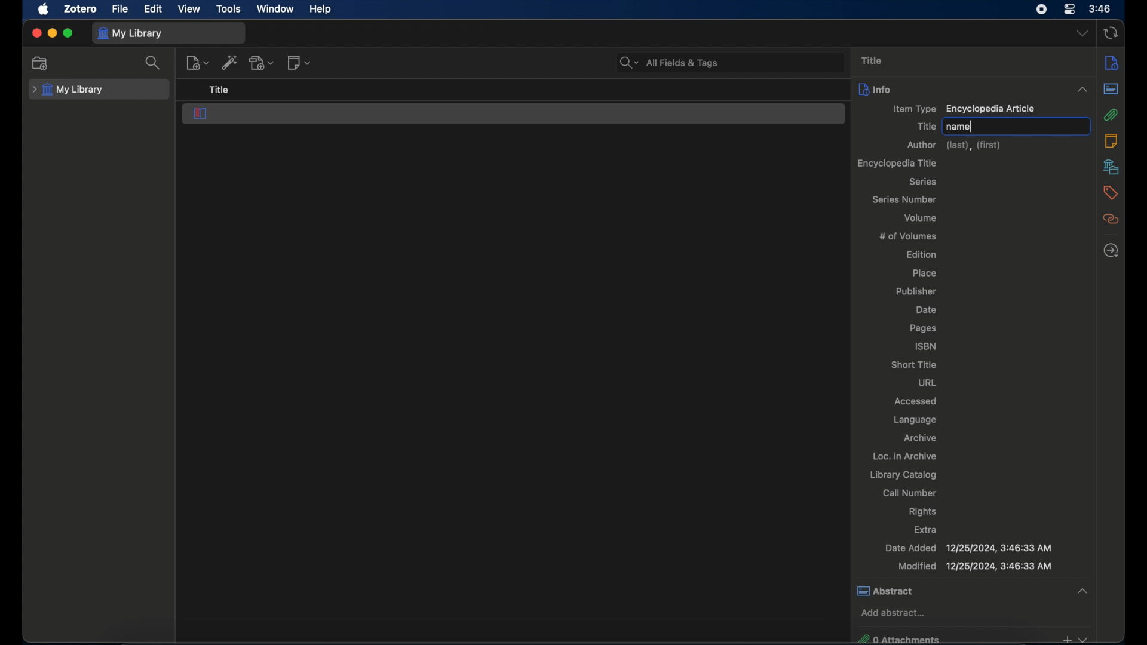 This screenshot has width=1147, height=645. I want to click on screen recorder, so click(1042, 9).